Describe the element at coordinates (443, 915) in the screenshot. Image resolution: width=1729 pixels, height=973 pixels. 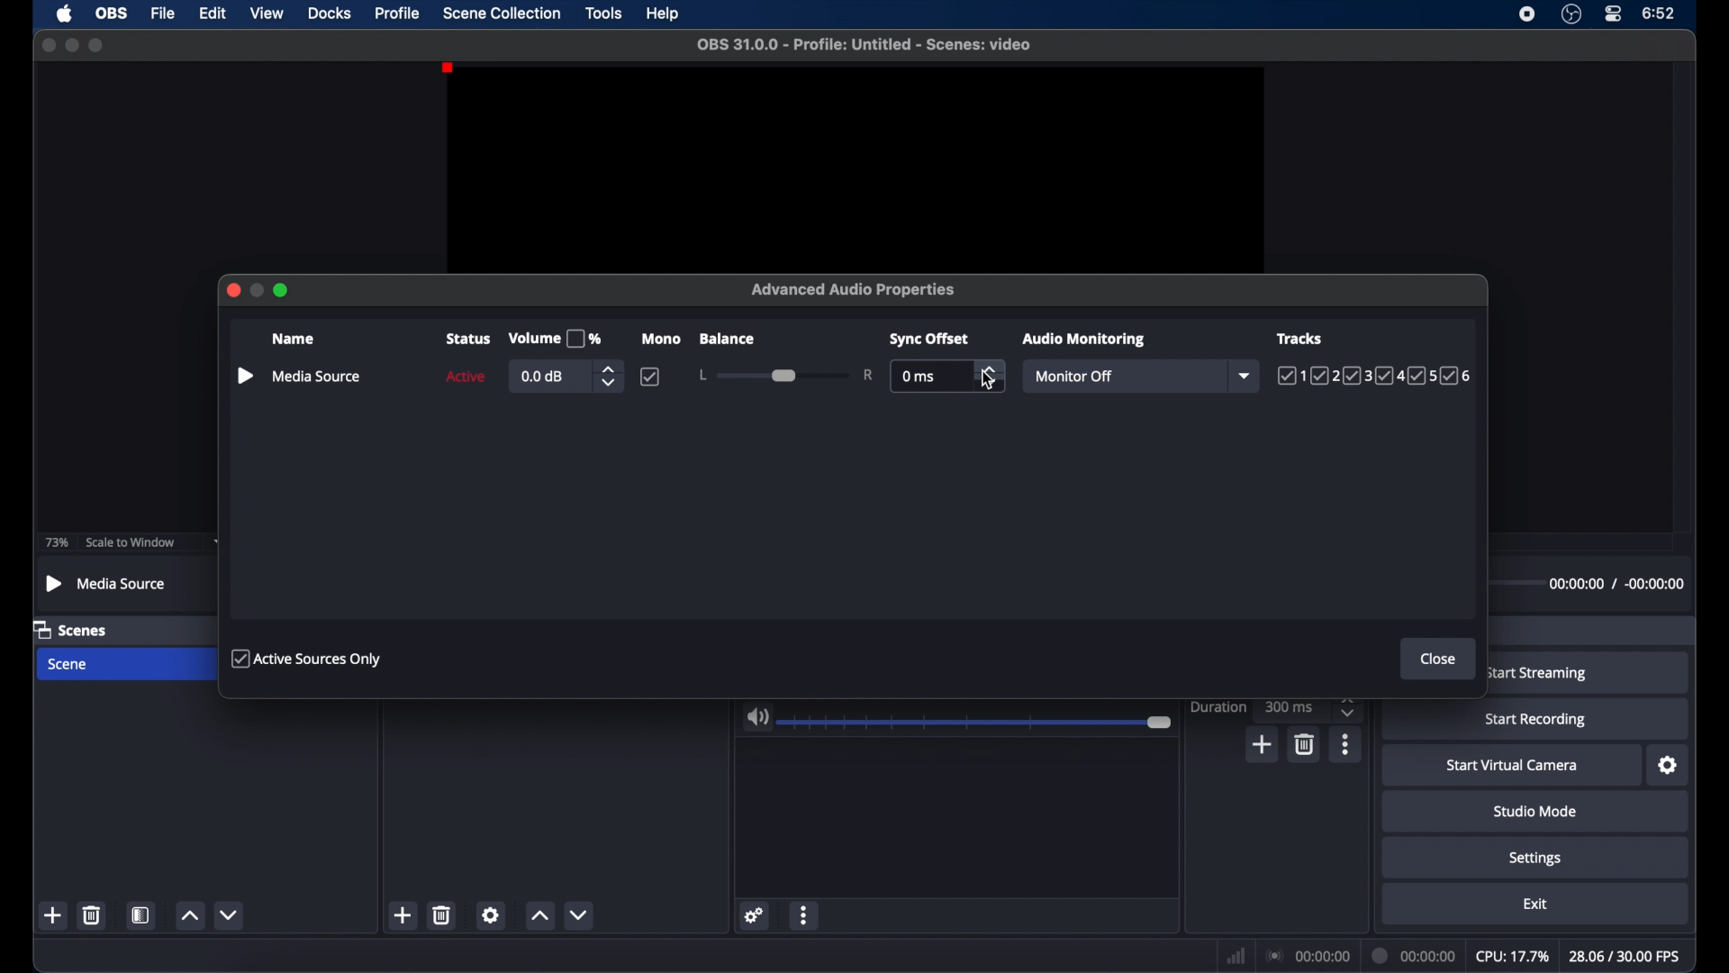
I see `delete` at that location.